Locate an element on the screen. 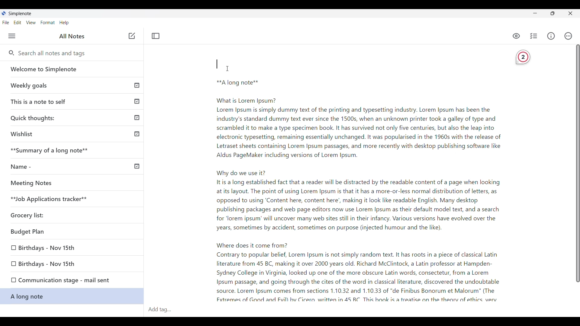  Job Applications tracker is located at coordinates (46, 199).